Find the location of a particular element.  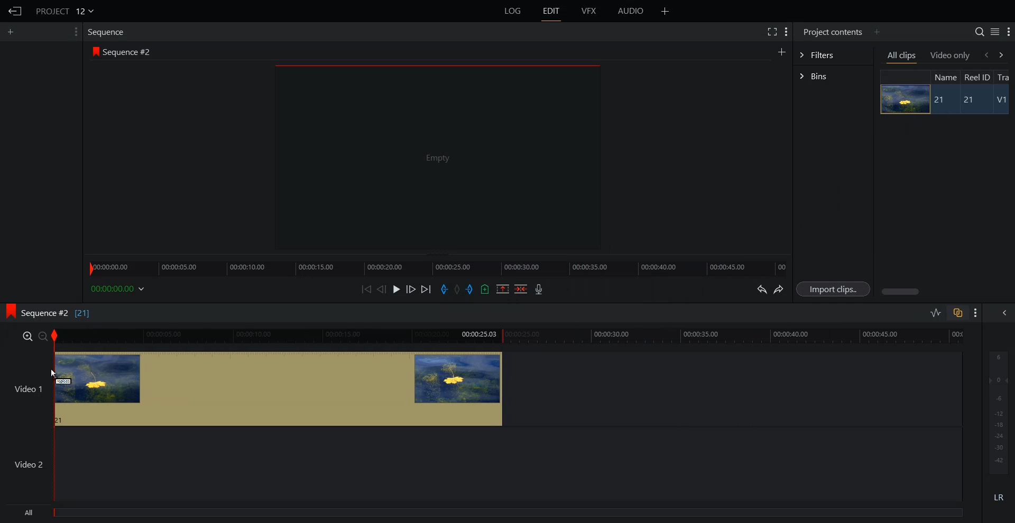

V1 is located at coordinates (1003, 101).